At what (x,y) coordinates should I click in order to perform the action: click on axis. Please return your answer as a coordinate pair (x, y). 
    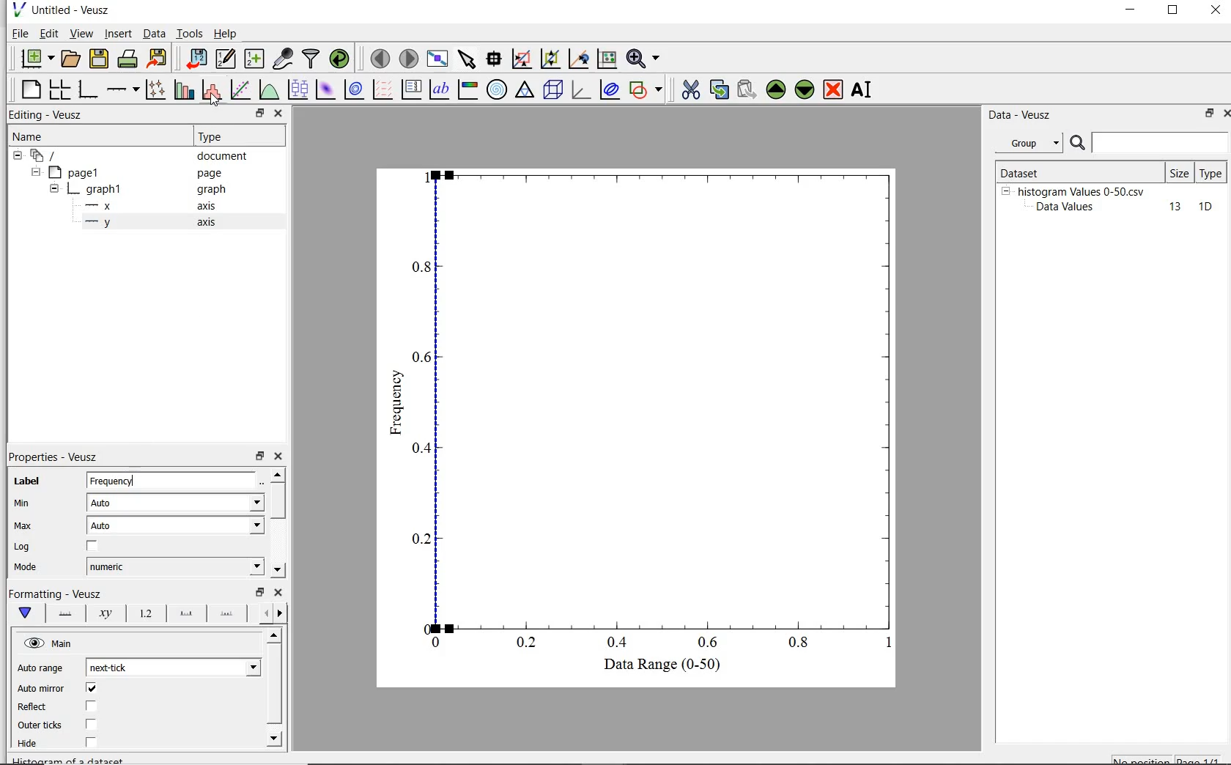
    Looking at the image, I should click on (212, 206).